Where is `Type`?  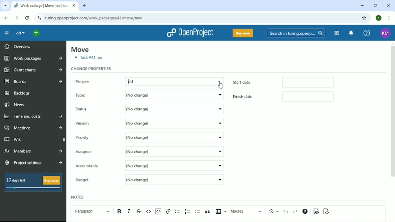
Type is located at coordinates (90, 94).